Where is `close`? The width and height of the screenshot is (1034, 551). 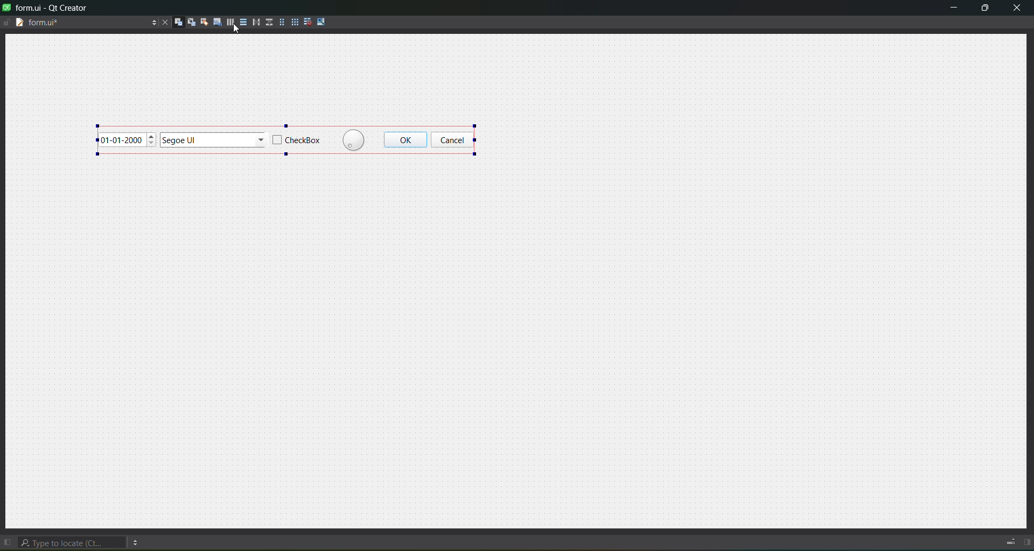
close is located at coordinates (1020, 9).